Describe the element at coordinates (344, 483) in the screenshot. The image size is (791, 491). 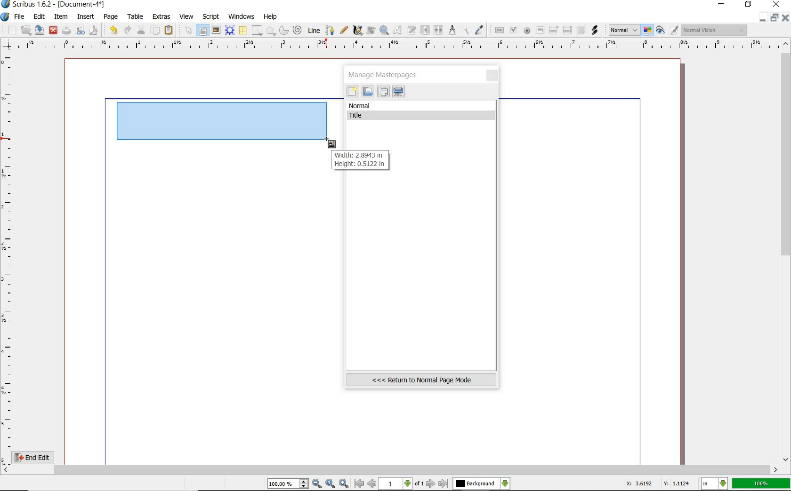
I see `zoom in` at that location.